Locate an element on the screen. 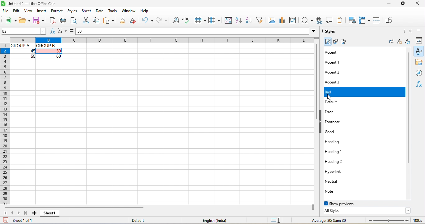 Image resolution: width=425 pixels, height=224 pixels. close is located at coordinates (419, 4).